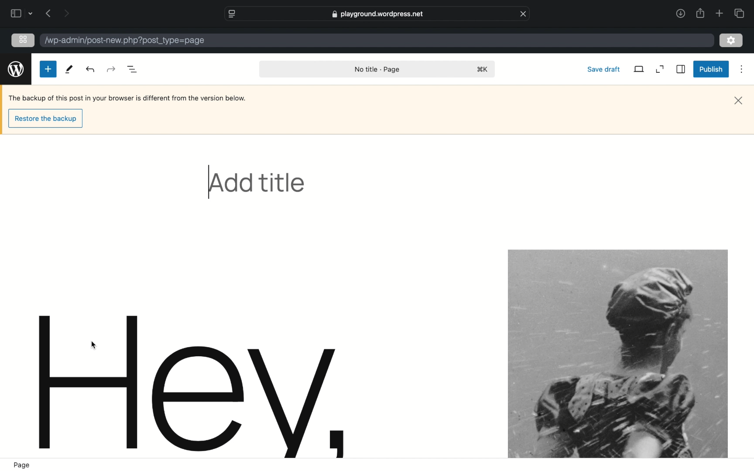 The width and height of the screenshot is (754, 471). Describe the element at coordinates (110, 69) in the screenshot. I see `undo` at that location.